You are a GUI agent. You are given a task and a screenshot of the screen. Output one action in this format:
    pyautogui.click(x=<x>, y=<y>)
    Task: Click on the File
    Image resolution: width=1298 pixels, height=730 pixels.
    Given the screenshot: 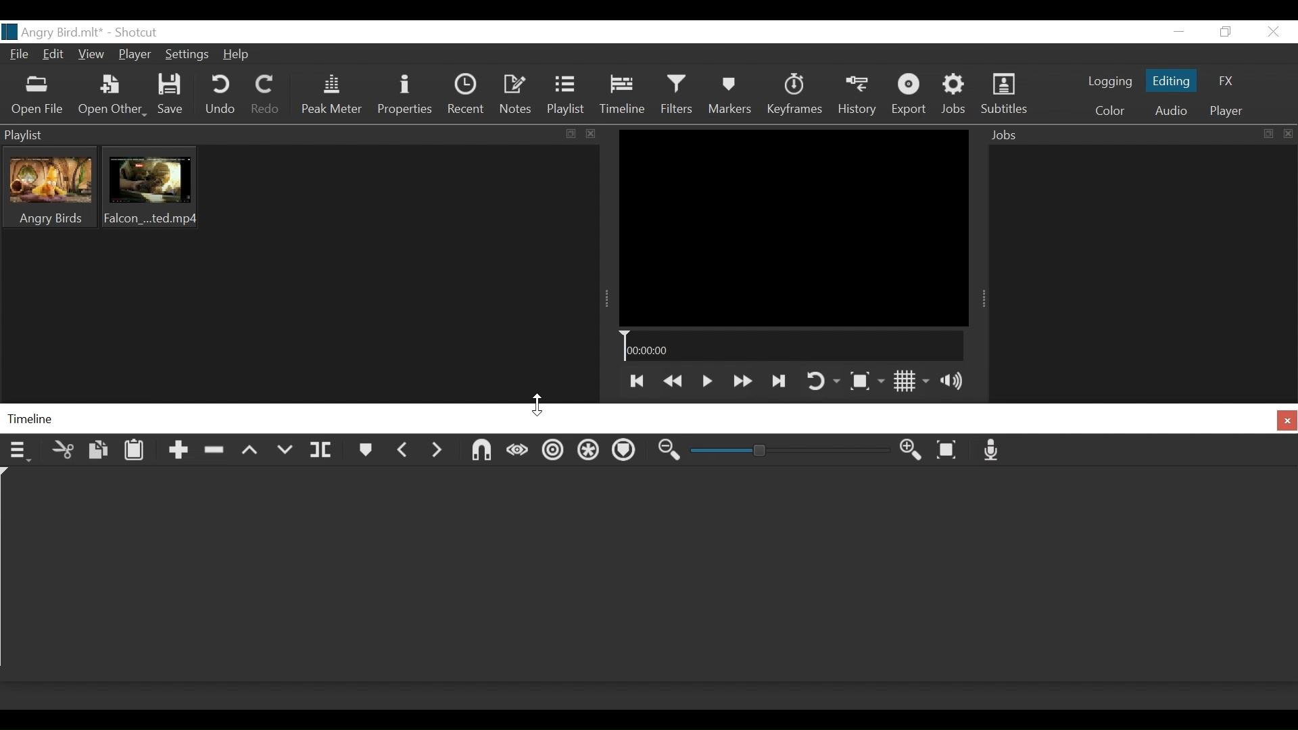 What is the action you would take?
    pyautogui.click(x=19, y=56)
    